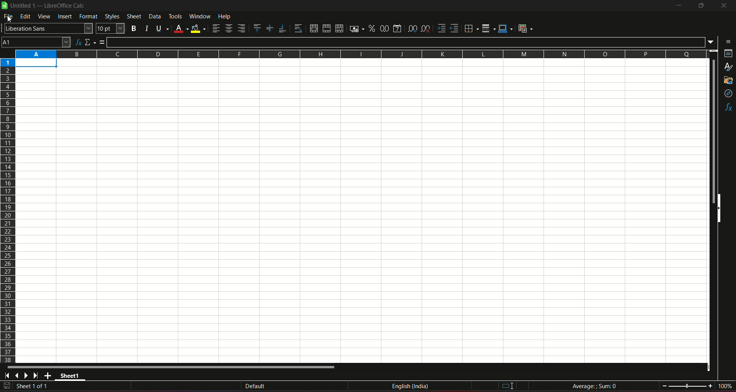 This screenshot has height=392, width=736. What do you see at coordinates (339, 28) in the screenshot?
I see `unmerge cells` at bounding box center [339, 28].